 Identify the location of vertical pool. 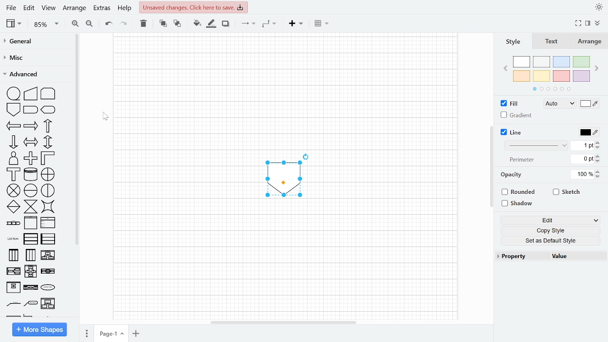
(13, 255).